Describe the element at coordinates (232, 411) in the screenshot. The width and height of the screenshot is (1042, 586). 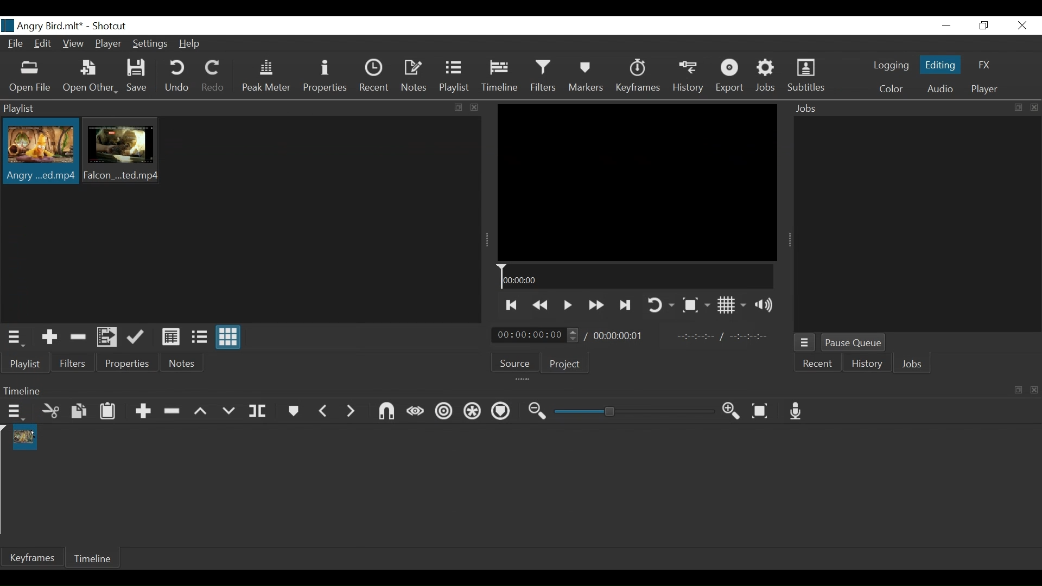
I see `Overwrite` at that location.